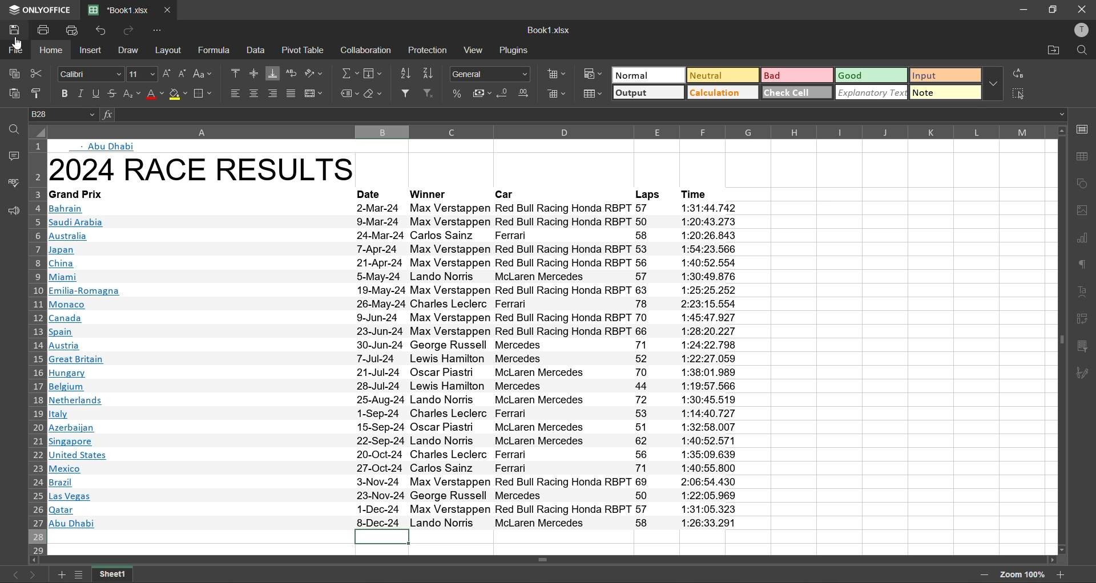 This screenshot has width=1096, height=583. I want to click on insert, so click(92, 51).